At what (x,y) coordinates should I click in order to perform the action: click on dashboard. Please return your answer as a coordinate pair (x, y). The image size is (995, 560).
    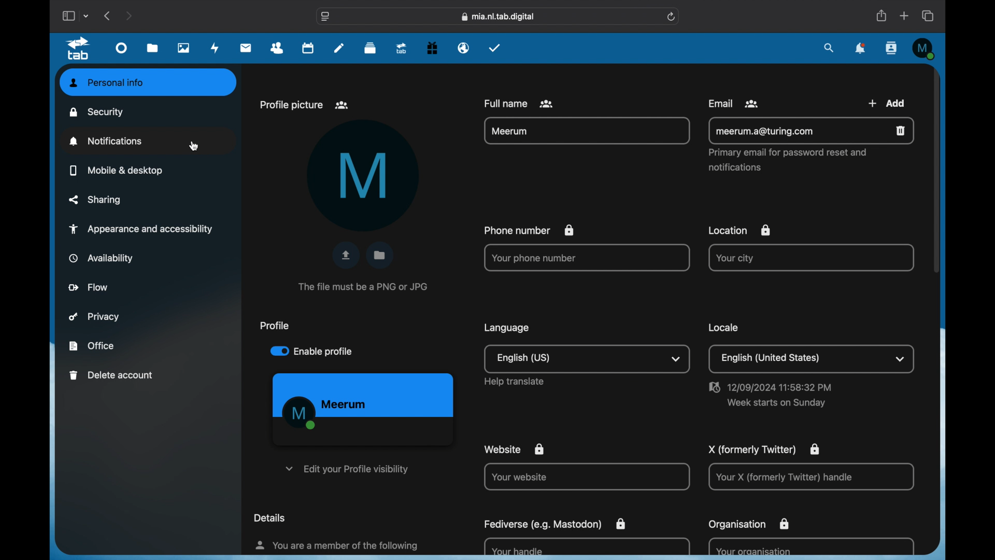
    Looking at the image, I should click on (122, 51).